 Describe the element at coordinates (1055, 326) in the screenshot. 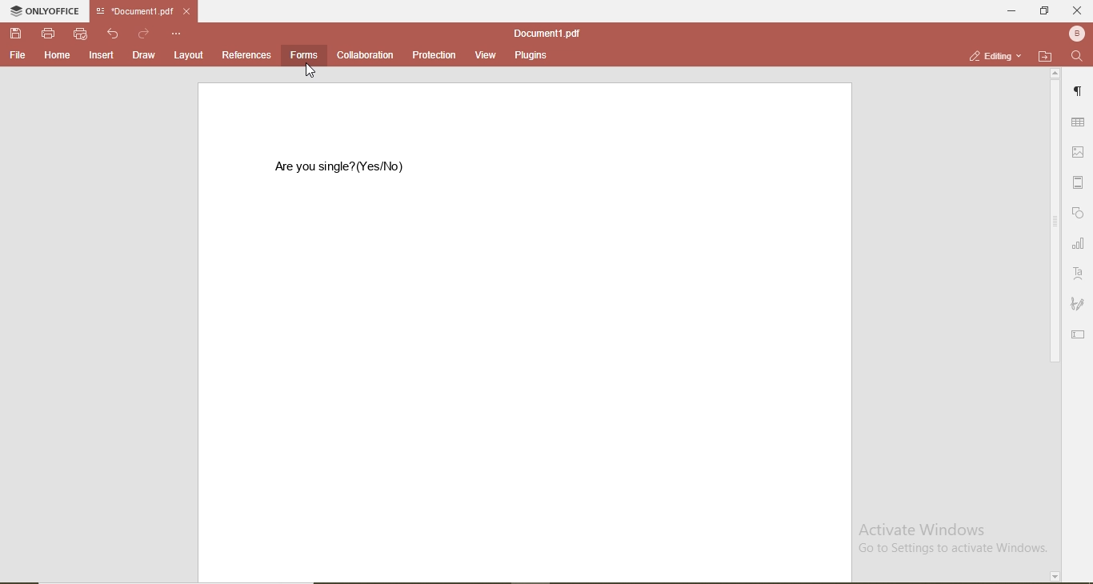

I see `scroll bar` at that location.